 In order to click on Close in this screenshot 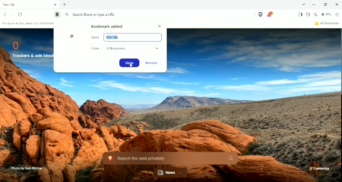, I will do `click(160, 26)`.